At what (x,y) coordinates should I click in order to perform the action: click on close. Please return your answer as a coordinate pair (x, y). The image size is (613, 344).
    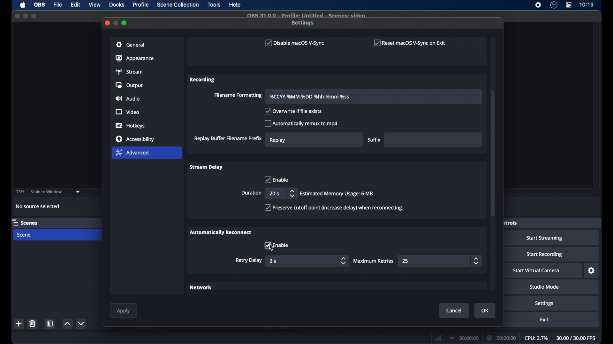
    Looking at the image, I should click on (17, 16).